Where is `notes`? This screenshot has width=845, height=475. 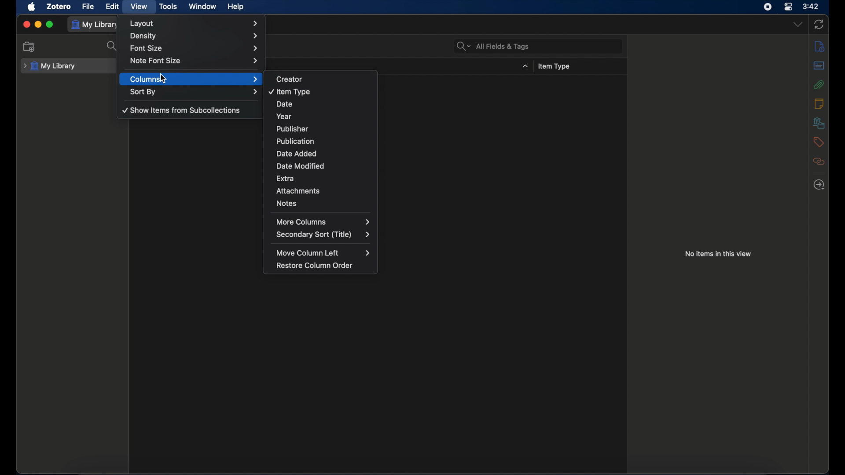
notes is located at coordinates (324, 205).